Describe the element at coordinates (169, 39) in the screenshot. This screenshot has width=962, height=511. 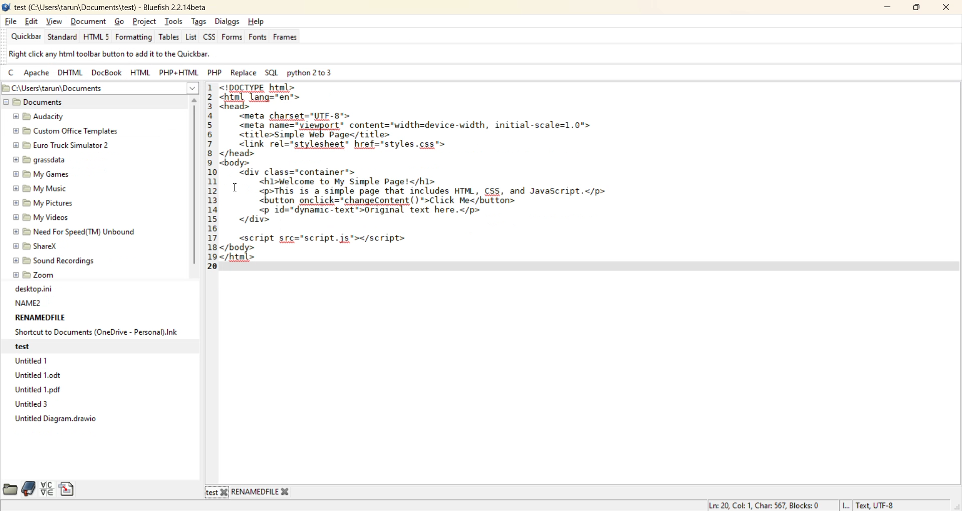
I see `tables` at that location.